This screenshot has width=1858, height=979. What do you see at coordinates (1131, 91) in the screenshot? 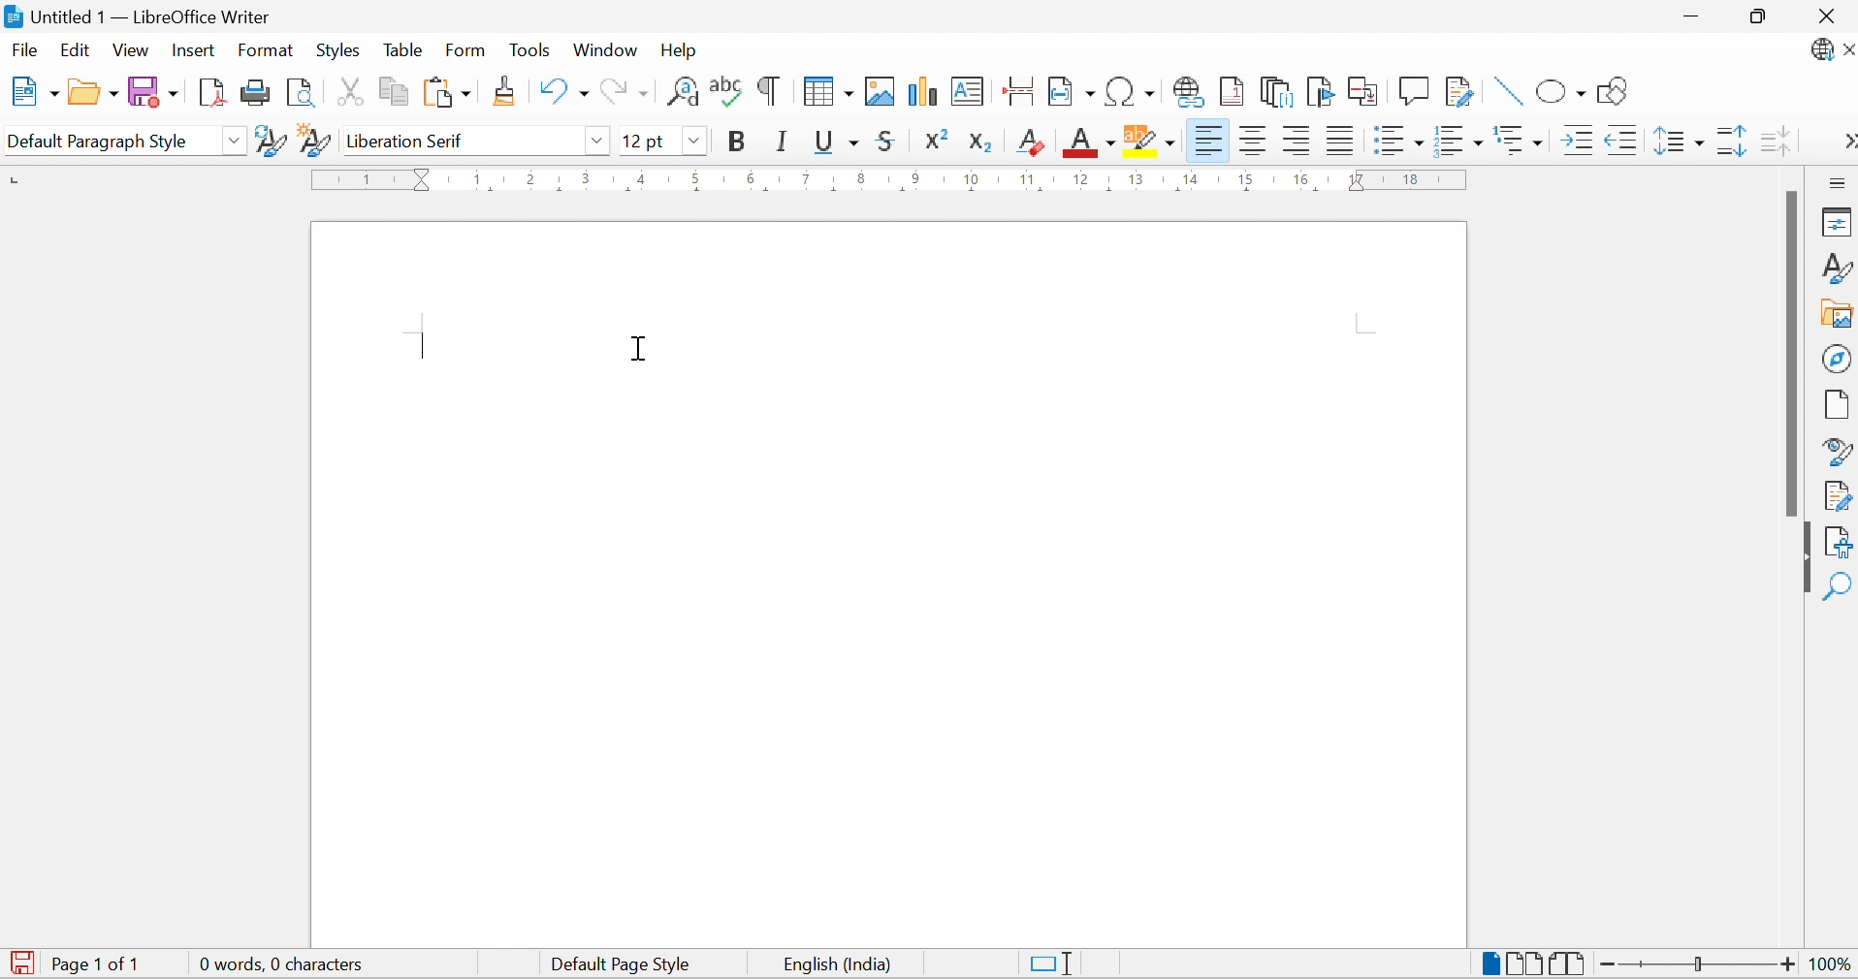
I see `Insert Special Characters` at bounding box center [1131, 91].